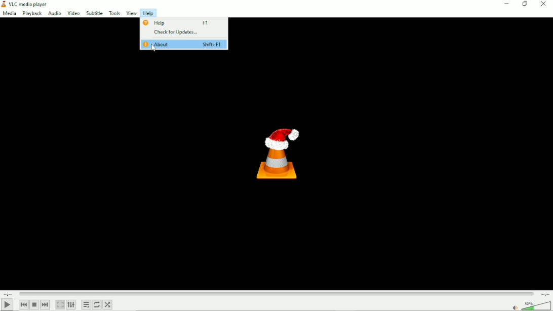  Describe the element at coordinates (7, 304) in the screenshot. I see `Play` at that location.